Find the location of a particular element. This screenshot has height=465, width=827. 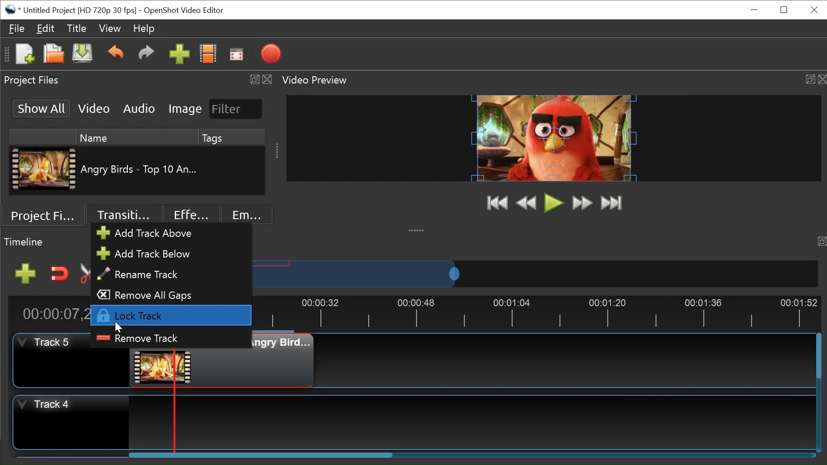

Clip Nmae is located at coordinates (142, 169).